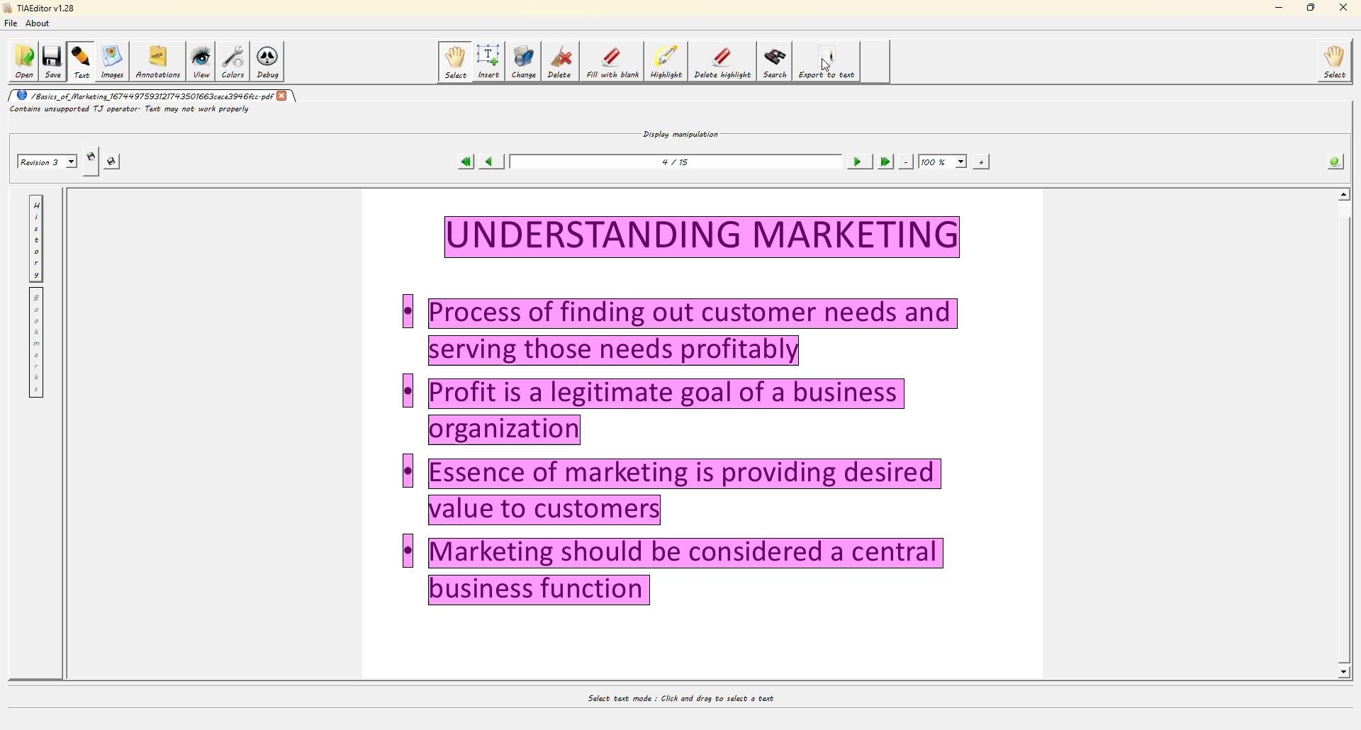 This screenshot has width=1361, height=730. I want to click on fill with blank, so click(612, 62).